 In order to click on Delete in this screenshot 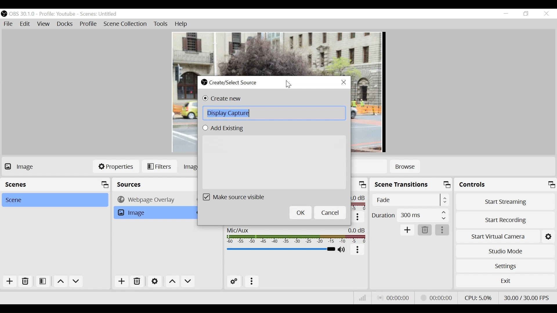, I will do `click(25, 282)`.